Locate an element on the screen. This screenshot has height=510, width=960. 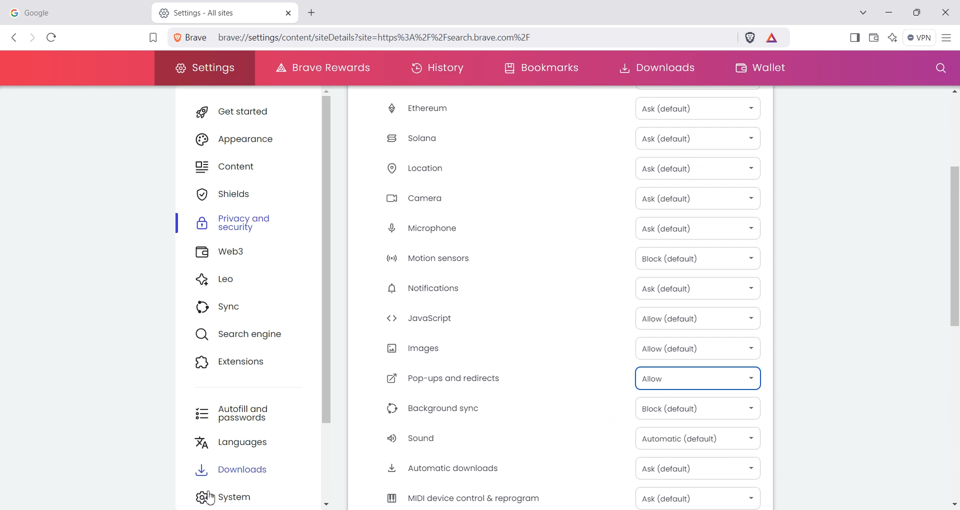
Bookmark is located at coordinates (152, 38).